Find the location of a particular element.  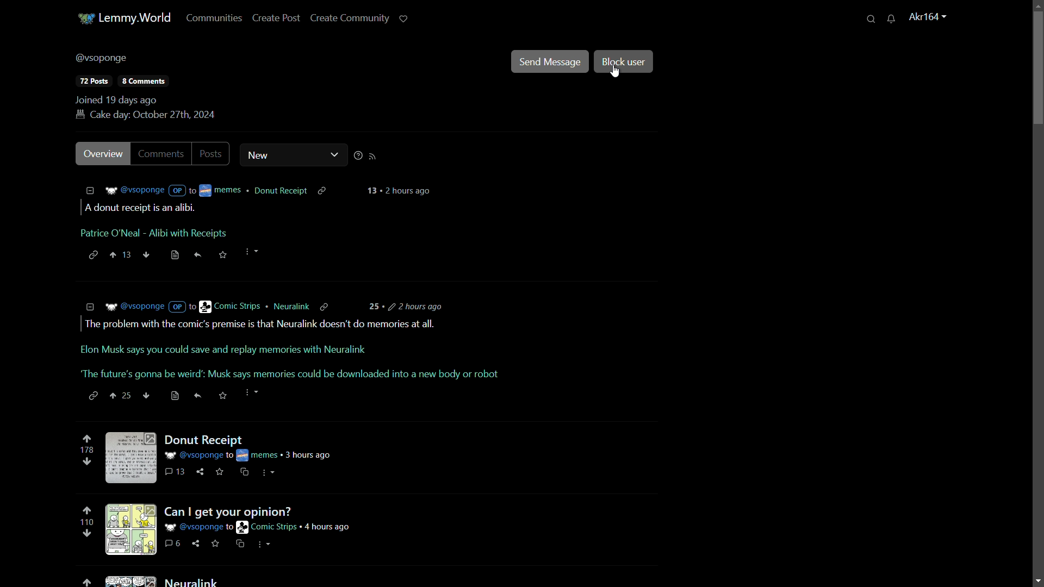

time is located at coordinates (409, 307).